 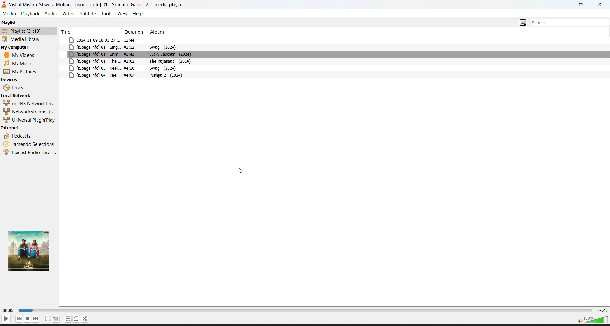 I want to click on media library, so click(x=25, y=39).